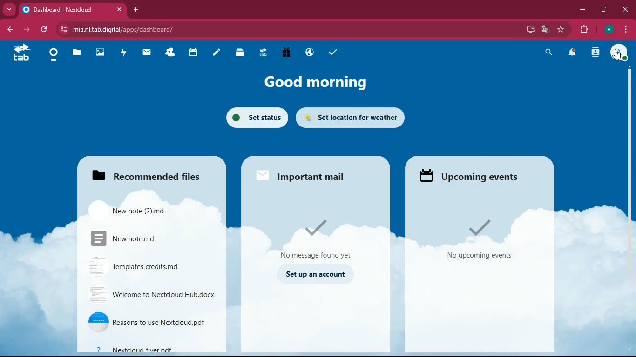 This screenshot has width=636, height=357. I want to click on public, so click(308, 53).